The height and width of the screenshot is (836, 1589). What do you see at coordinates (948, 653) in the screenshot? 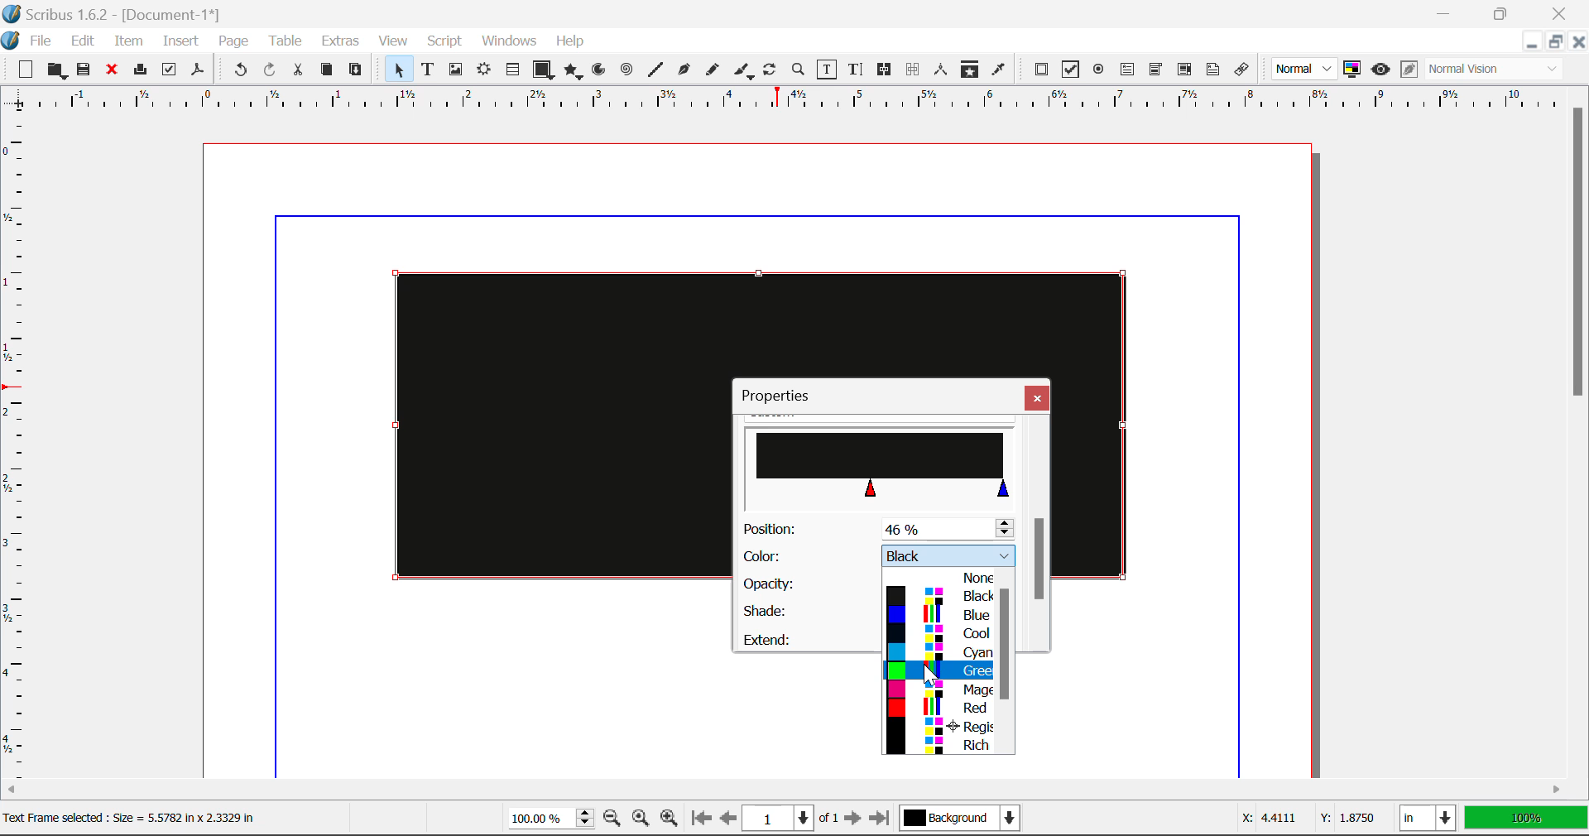
I see `Cyan` at bounding box center [948, 653].